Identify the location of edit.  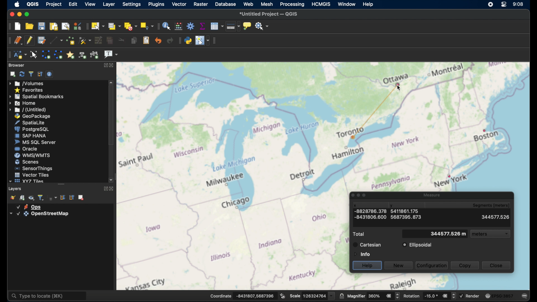
(73, 4).